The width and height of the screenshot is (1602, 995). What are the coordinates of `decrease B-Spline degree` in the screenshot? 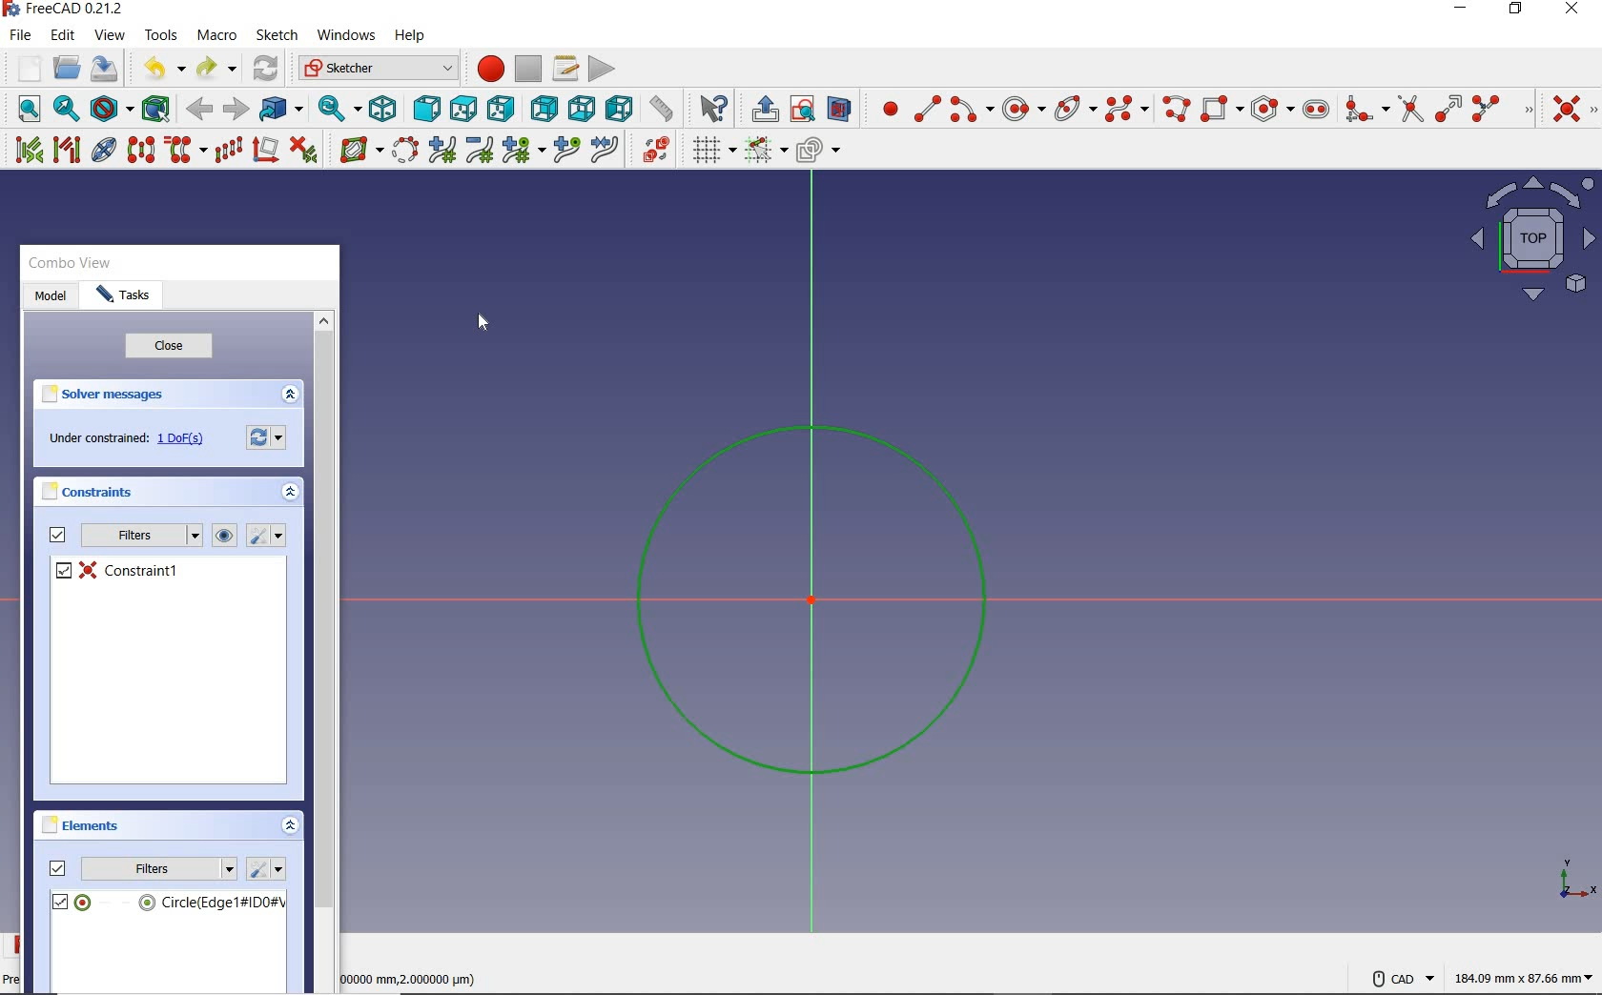 It's located at (478, 150).